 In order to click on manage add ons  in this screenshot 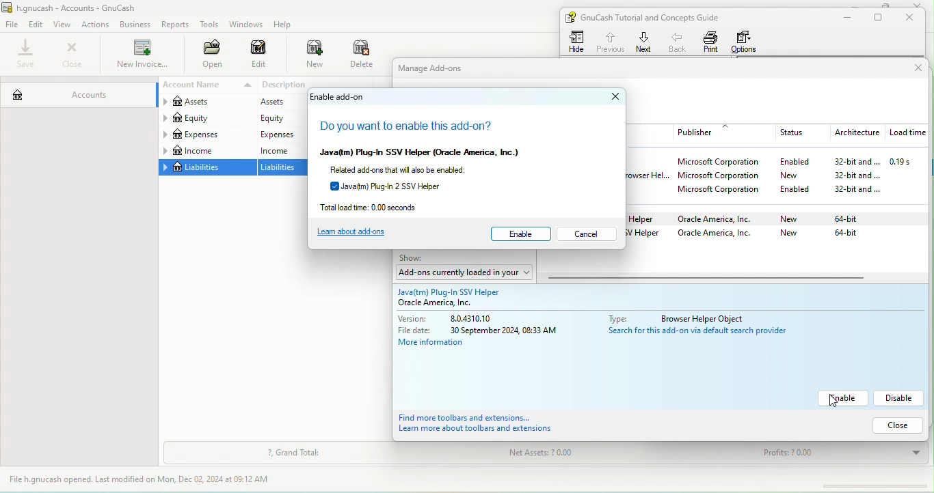, I will do `click(445, 70)`.